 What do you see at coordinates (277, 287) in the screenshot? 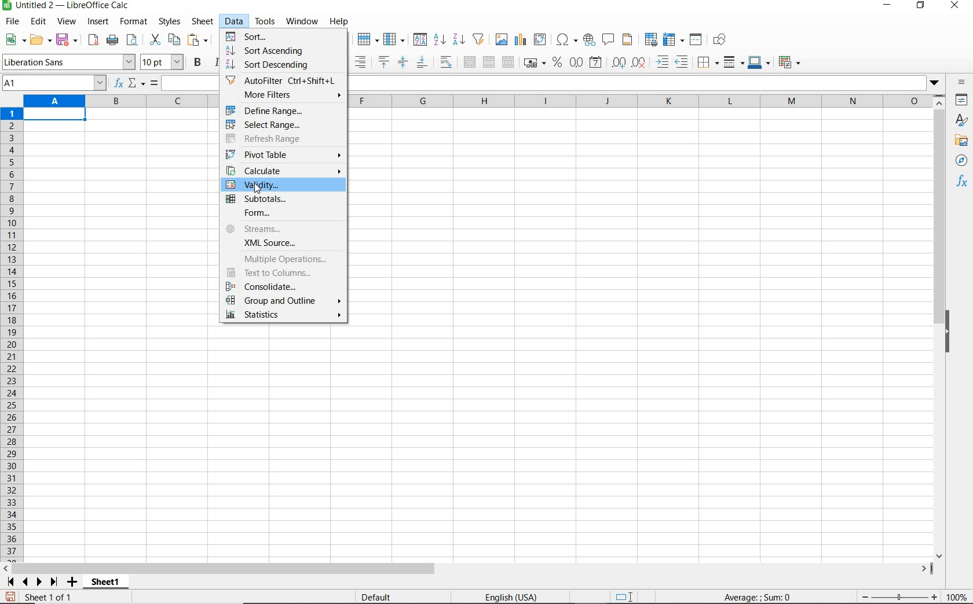
I see `consolidate` at bounding box center [277, 287].